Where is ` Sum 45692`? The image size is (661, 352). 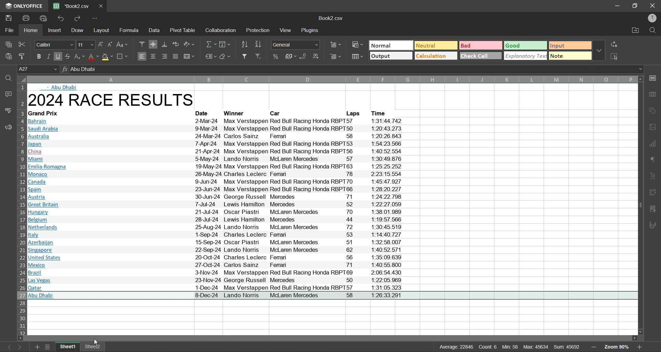
 Sum 45692 is located at coordinates (568, 346).